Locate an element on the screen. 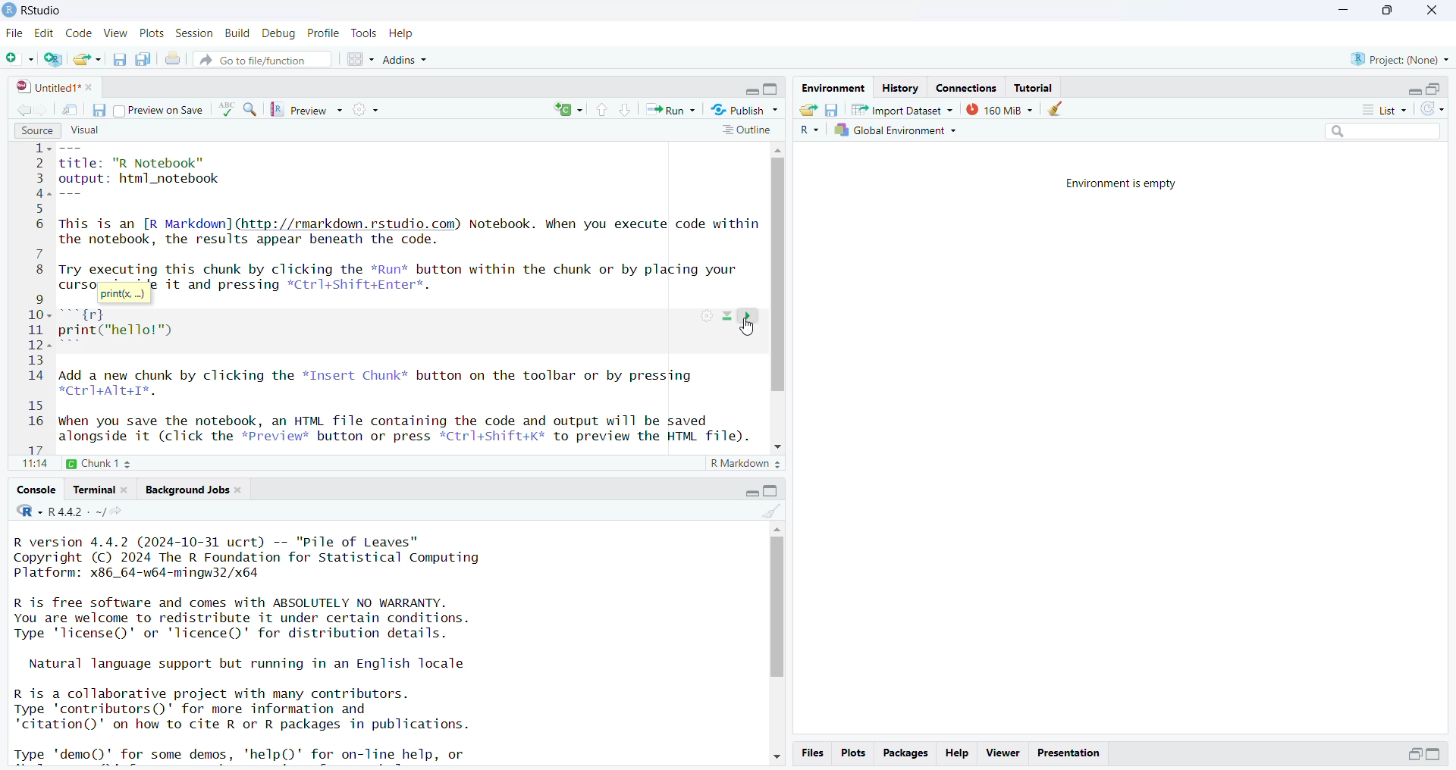 This screenshot has width=1456, height=770. plots is located at coordinates (852, 753).